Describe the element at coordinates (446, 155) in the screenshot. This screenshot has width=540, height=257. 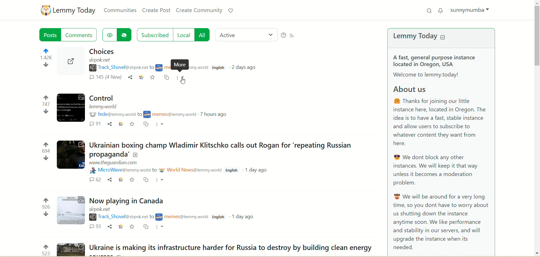
I see `A brief about Lemmy today` at that location.